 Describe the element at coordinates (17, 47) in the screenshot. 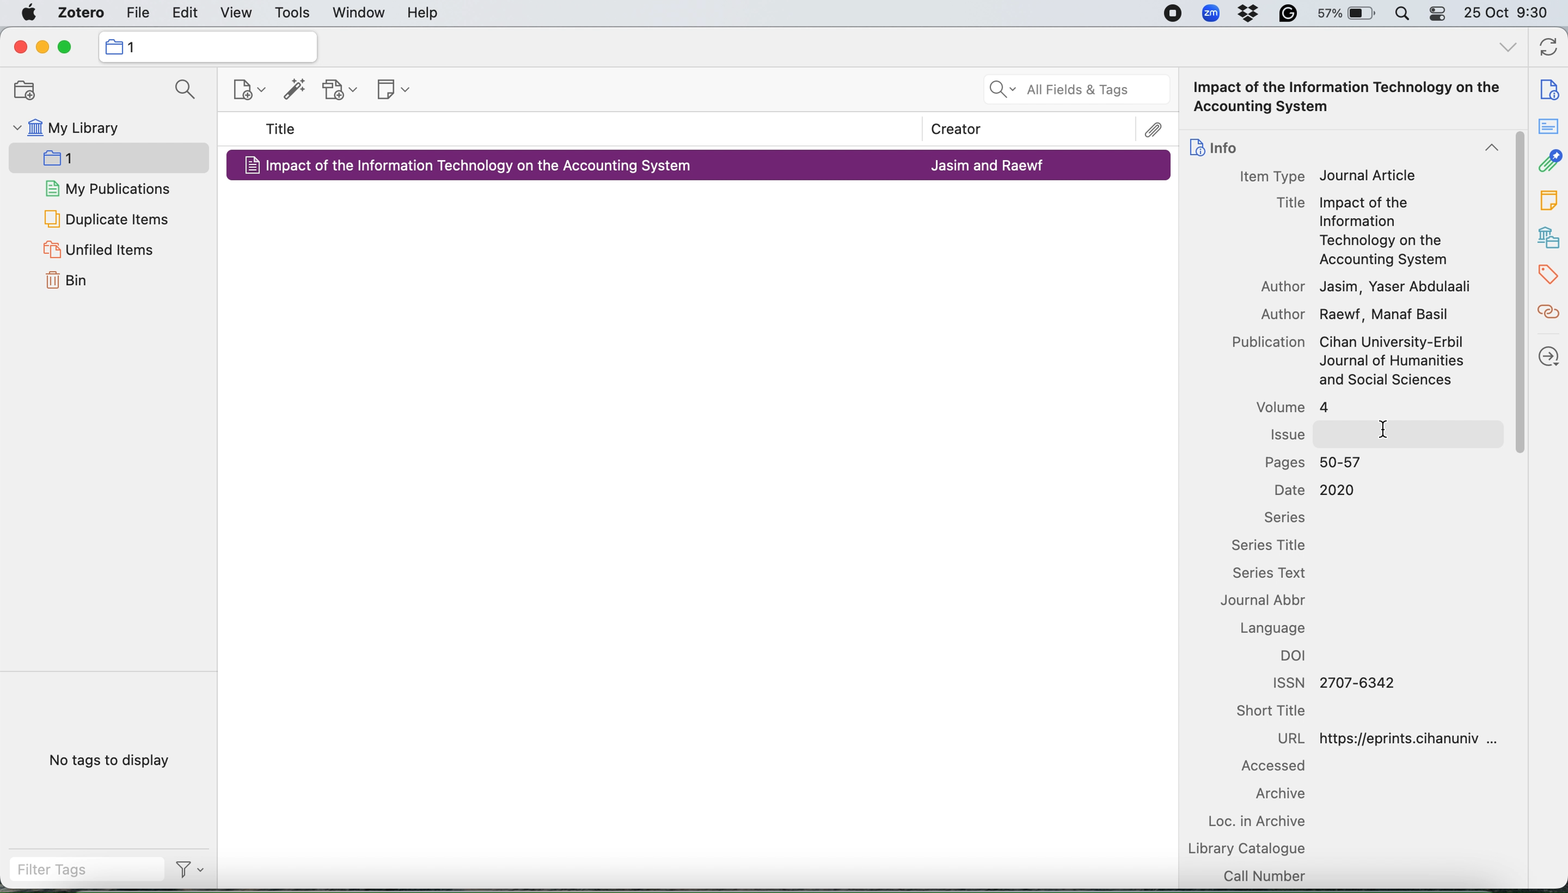

I see `close` at that location.